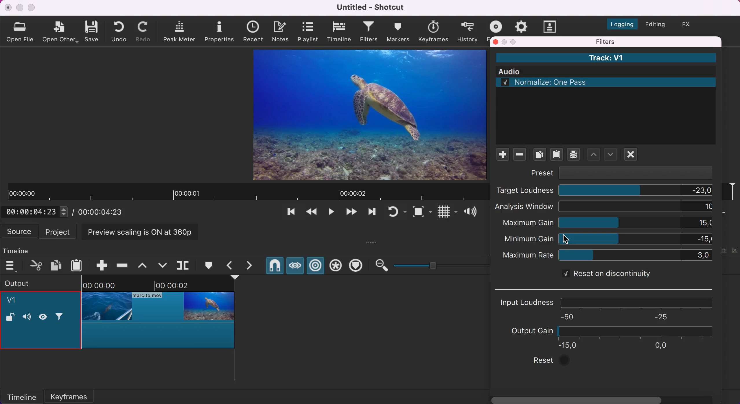  Describe the element at coordinates (282, 31) in the screenshot. I see `notes` at that location.